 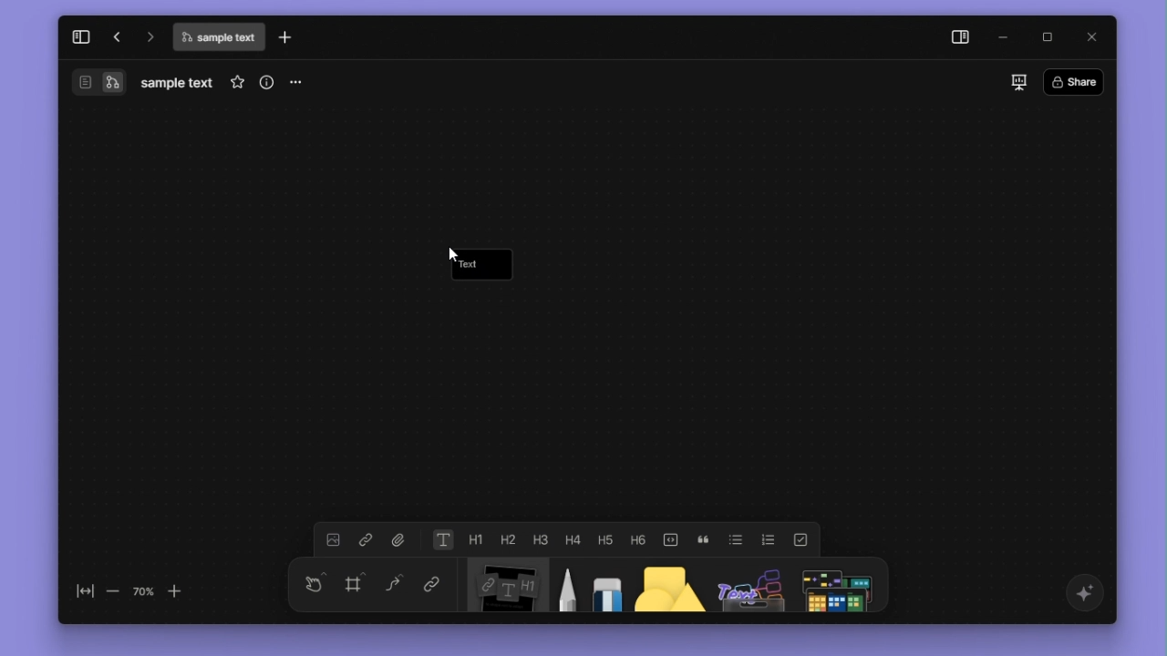 I want to click on heading 6, so click(x=640, y=538).